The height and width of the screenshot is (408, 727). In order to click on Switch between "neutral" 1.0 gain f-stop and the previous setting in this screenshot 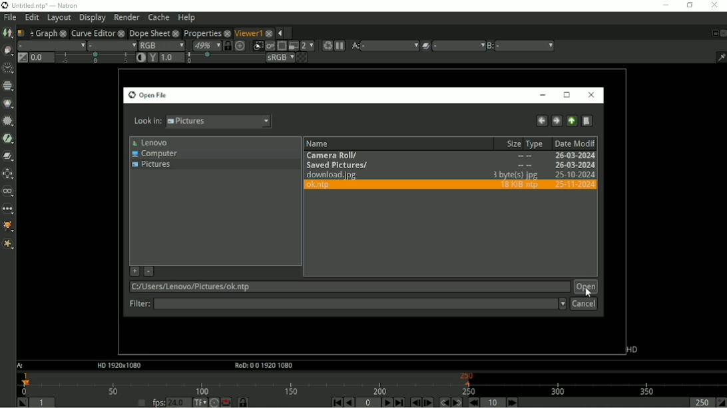, I will do `click(21, 57)`.